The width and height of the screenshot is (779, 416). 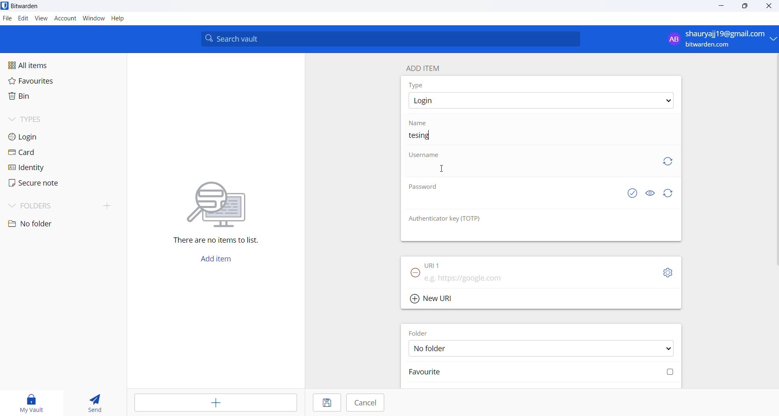 What do you see at coordinates (95, 404) in the screenshot?
I see `send` at bounding box center [95, 404].